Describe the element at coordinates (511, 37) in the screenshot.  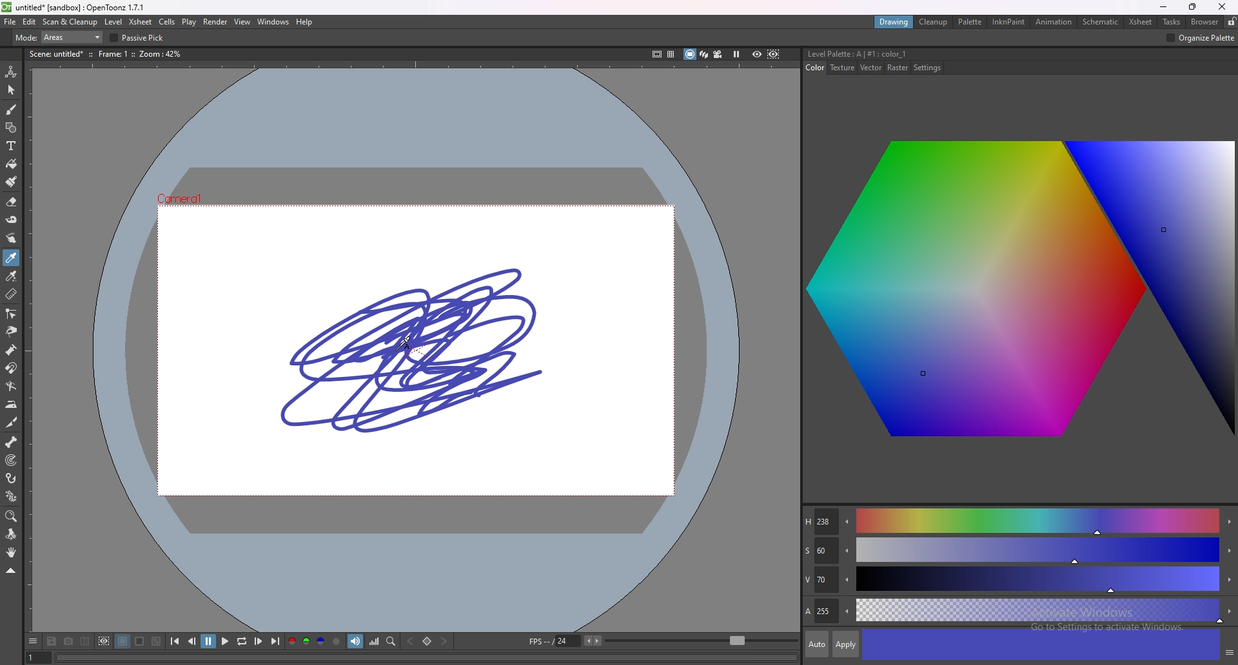
I see `flip selection horizontally` at that location.